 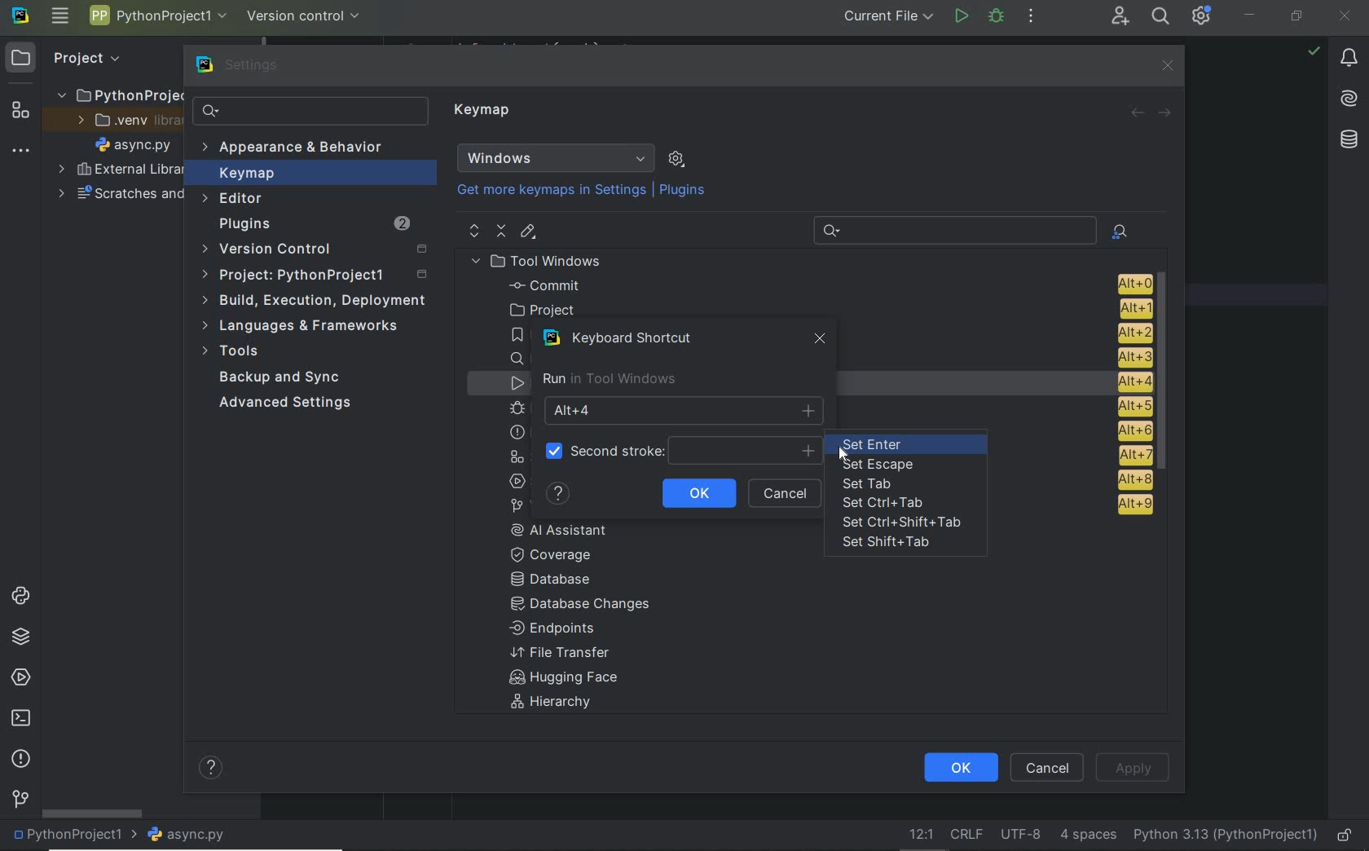 What do you see at coordinates (1161, 16) in the screenshot?
I see `search everywhere` at bounding box center [1161, 16].